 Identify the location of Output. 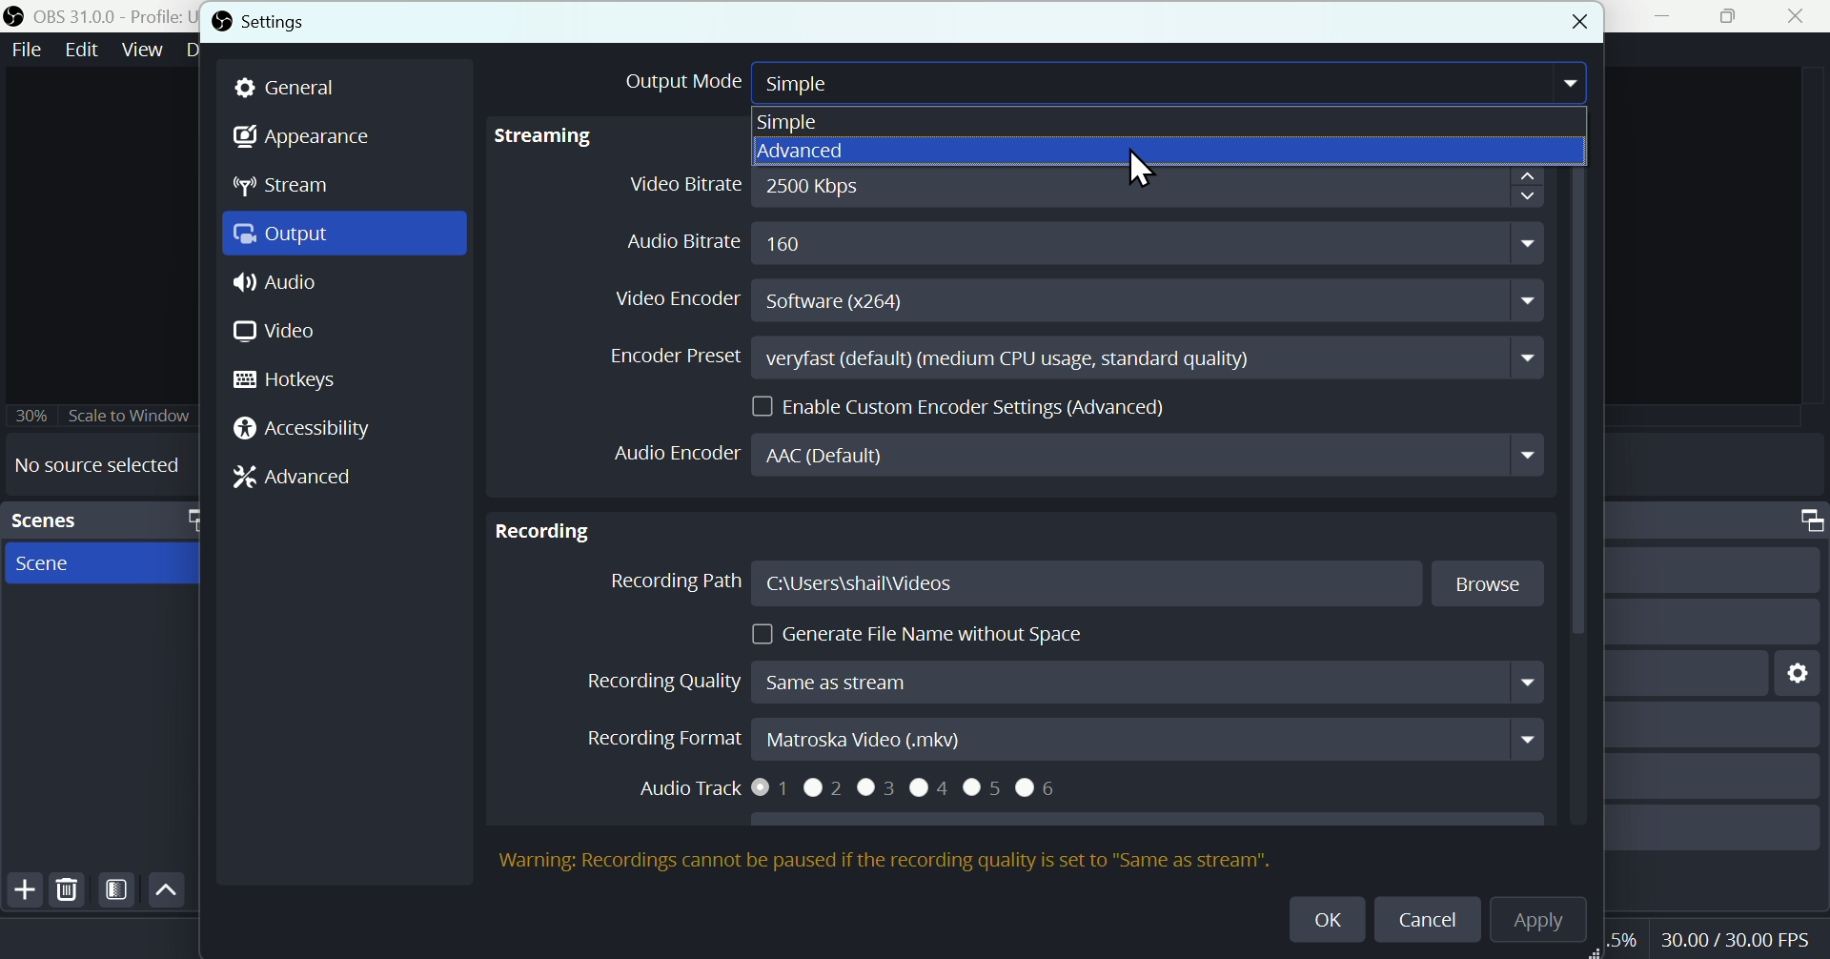
(346, 235).